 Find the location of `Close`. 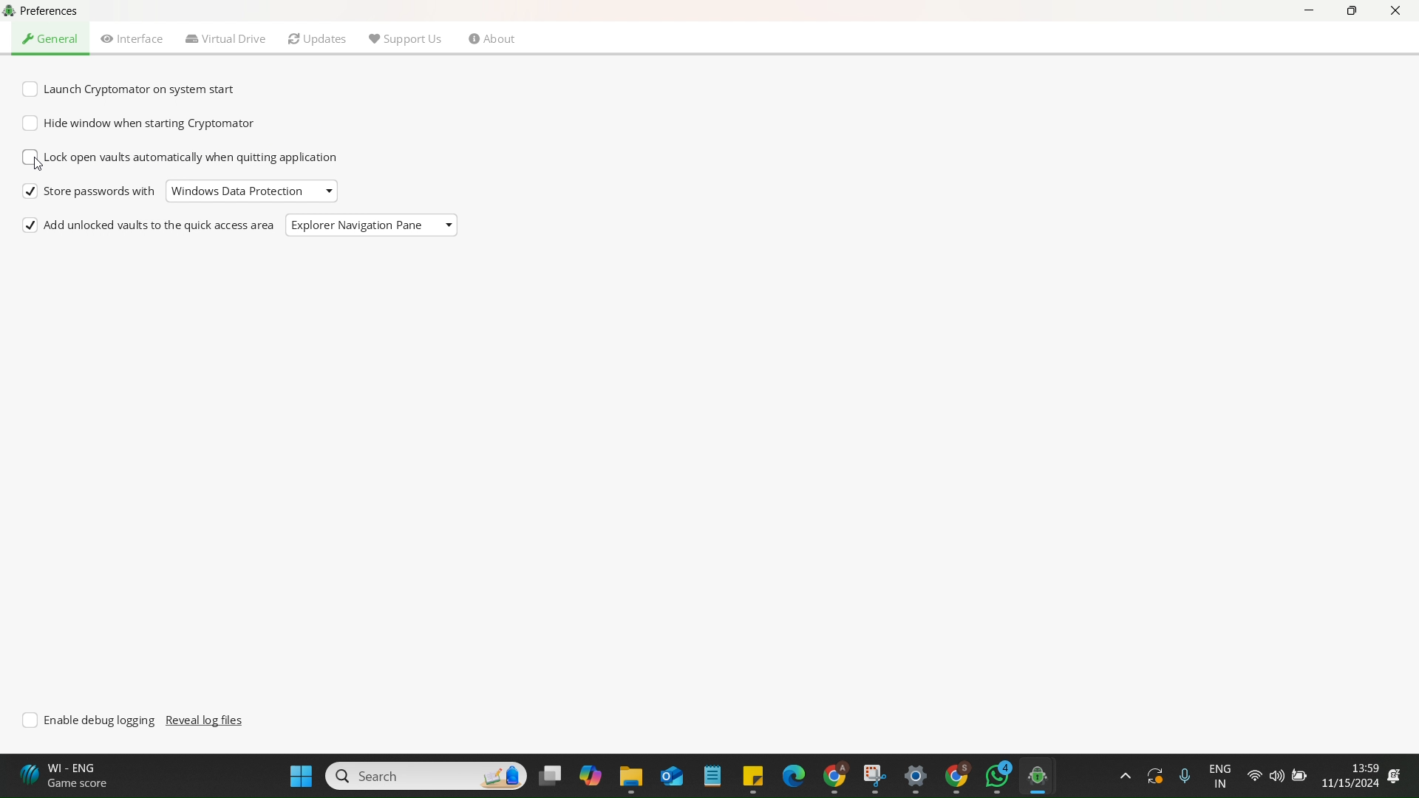

Close is located at coordinates (1395, 12).